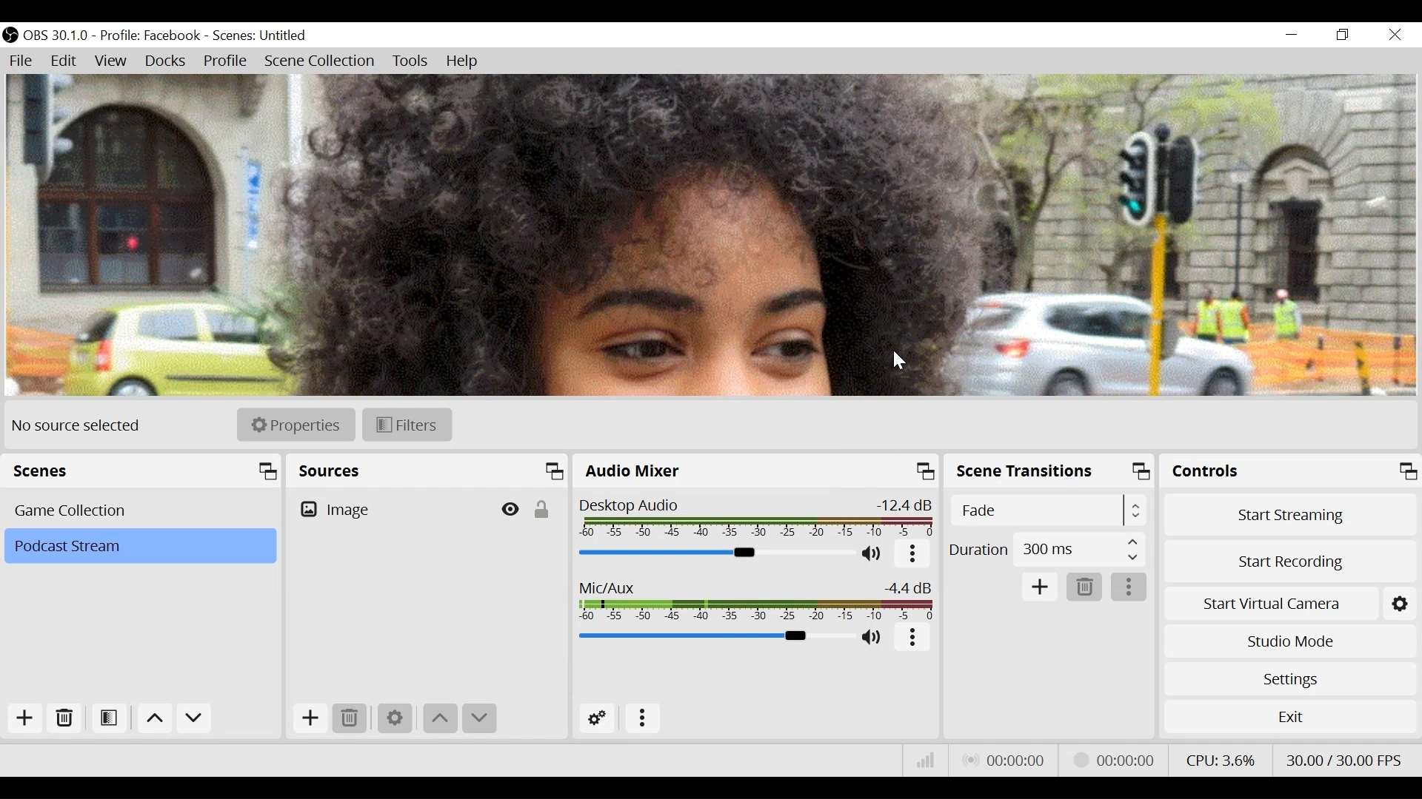  Describe the element at coordinates (407, 425) in the screenshot. I see `Filters` at that location.